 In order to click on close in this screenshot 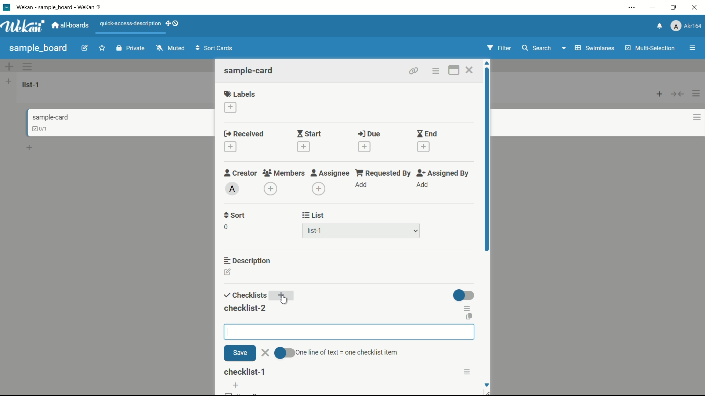, I will do `click(265, 353)`.